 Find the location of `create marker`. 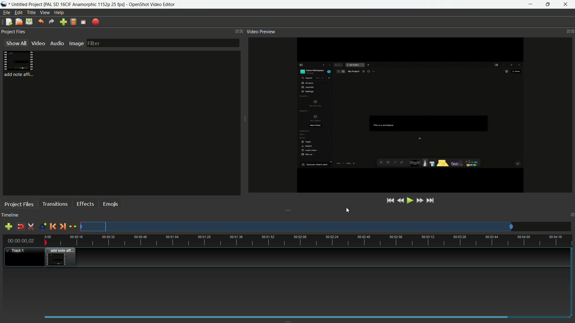

create marker is located at coordinates (43, 227).